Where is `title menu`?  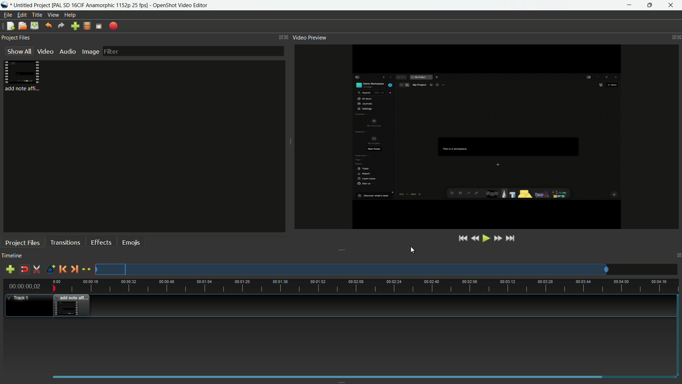
title menu is located at coordinates (36, 15).